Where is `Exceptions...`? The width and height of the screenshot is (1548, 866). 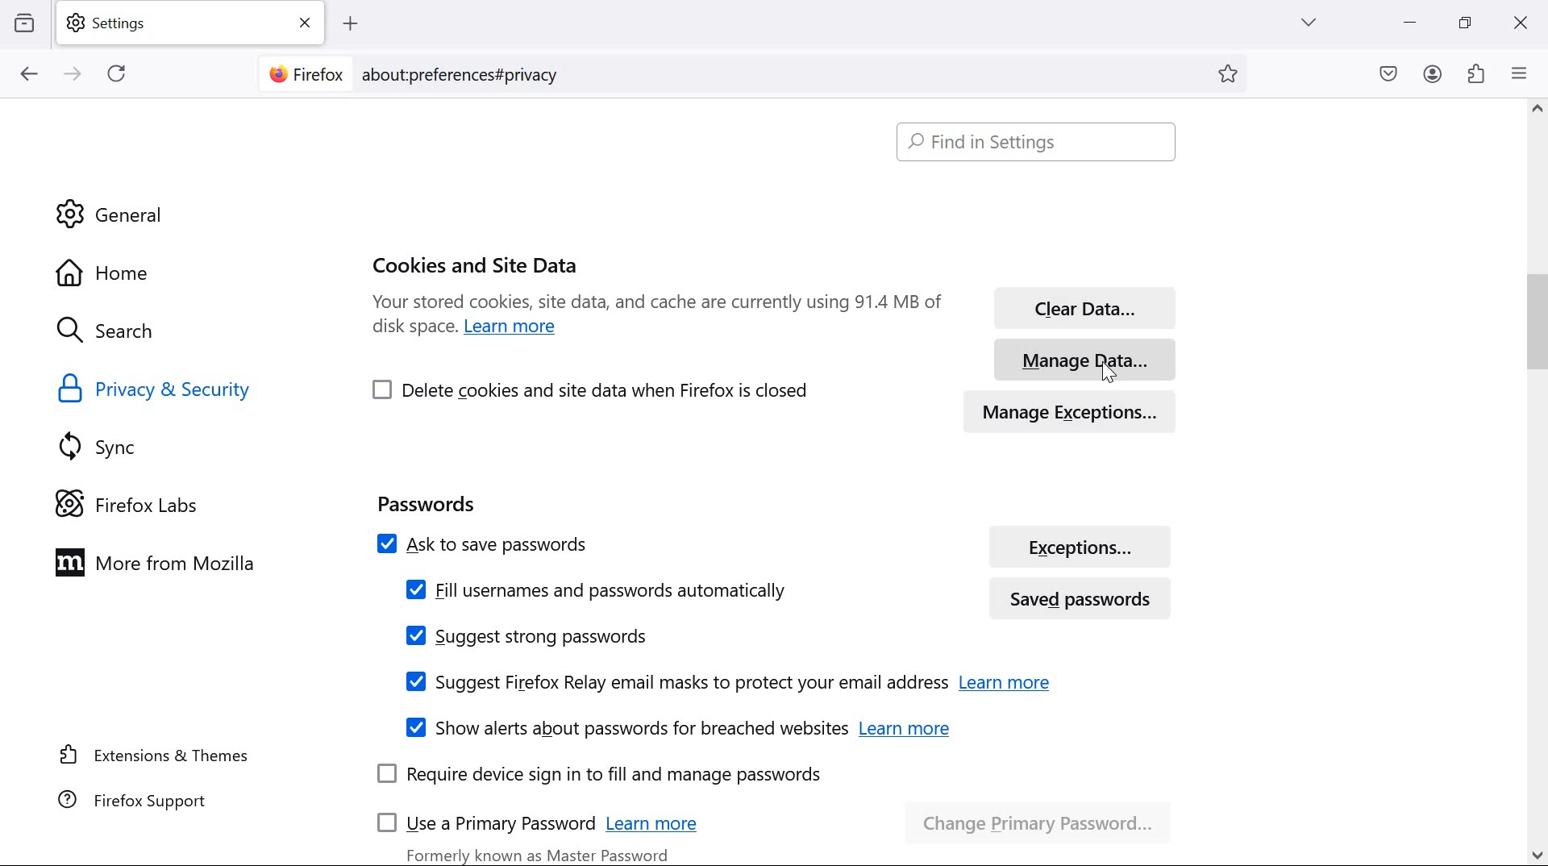 Exceptions... is located at coordinates (1082, 546).